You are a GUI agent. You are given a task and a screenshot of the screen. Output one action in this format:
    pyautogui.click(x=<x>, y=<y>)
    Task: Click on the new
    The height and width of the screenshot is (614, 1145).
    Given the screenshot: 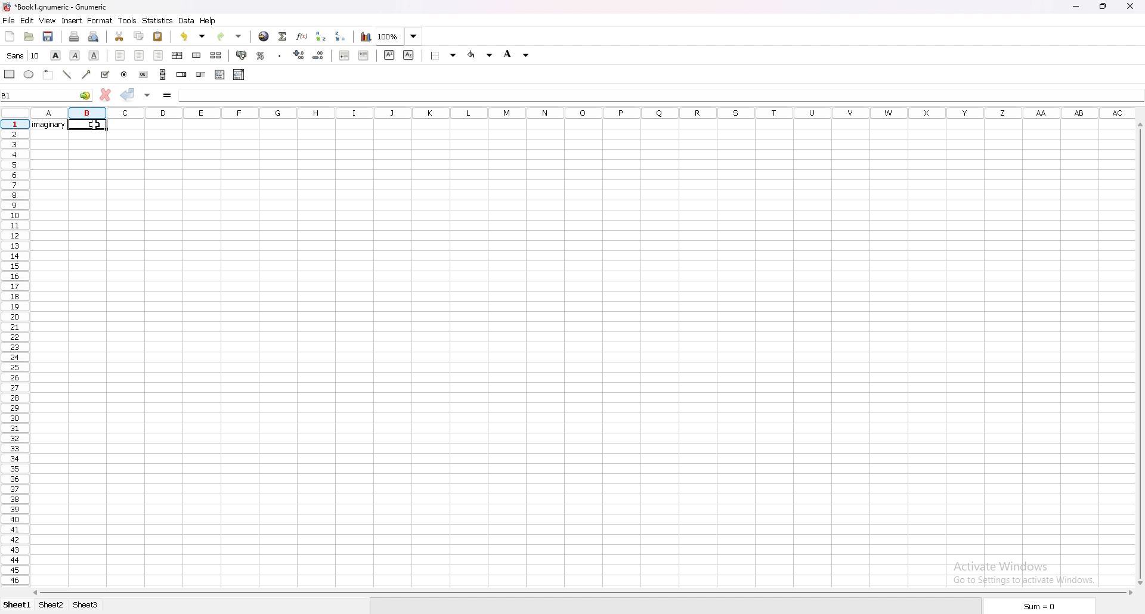 What is the action you would take?
    pyautogui.click(x=10, y=36)
    